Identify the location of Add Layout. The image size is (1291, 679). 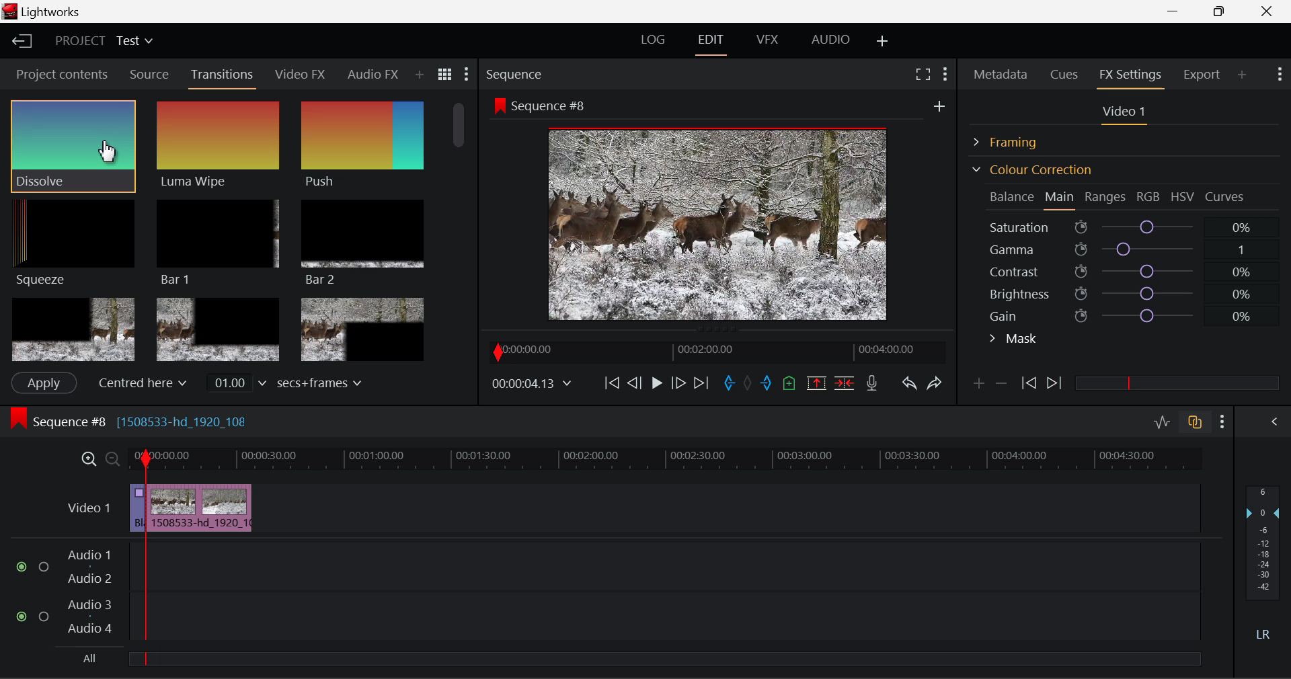
(883, 42).